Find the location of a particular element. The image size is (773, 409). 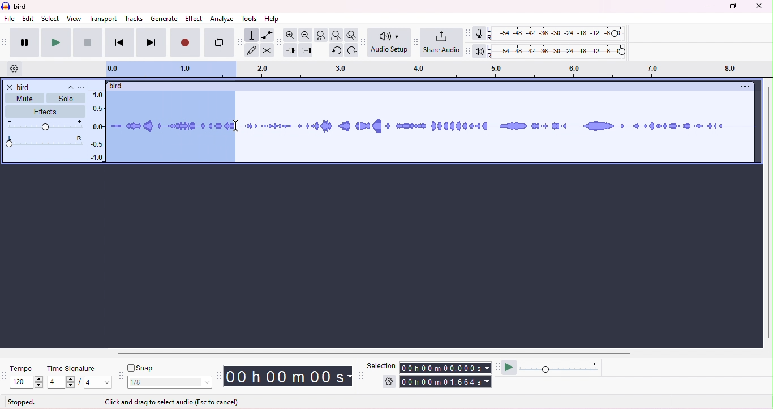

logo is located at coordinates (6, 7).